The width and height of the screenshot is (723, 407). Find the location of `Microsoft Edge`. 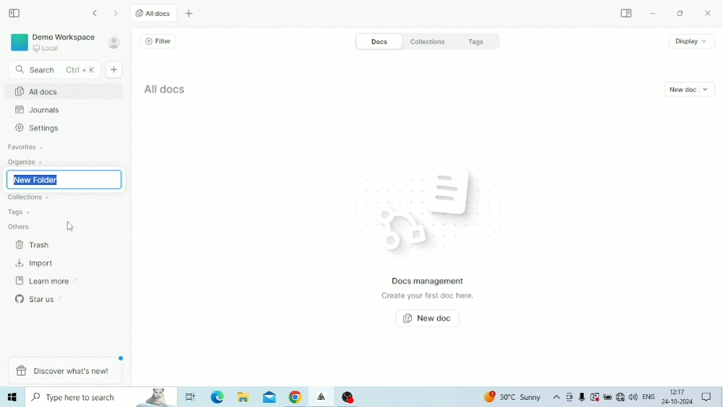

Microsoft Edge is located at coordinates (218, 397).